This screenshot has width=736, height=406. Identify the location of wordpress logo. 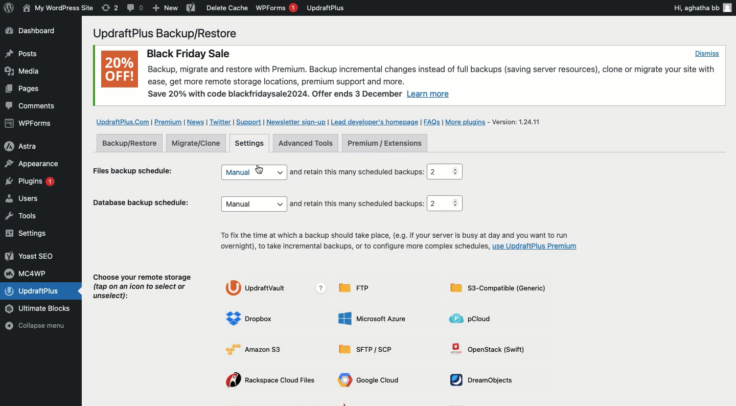
(9, 8).